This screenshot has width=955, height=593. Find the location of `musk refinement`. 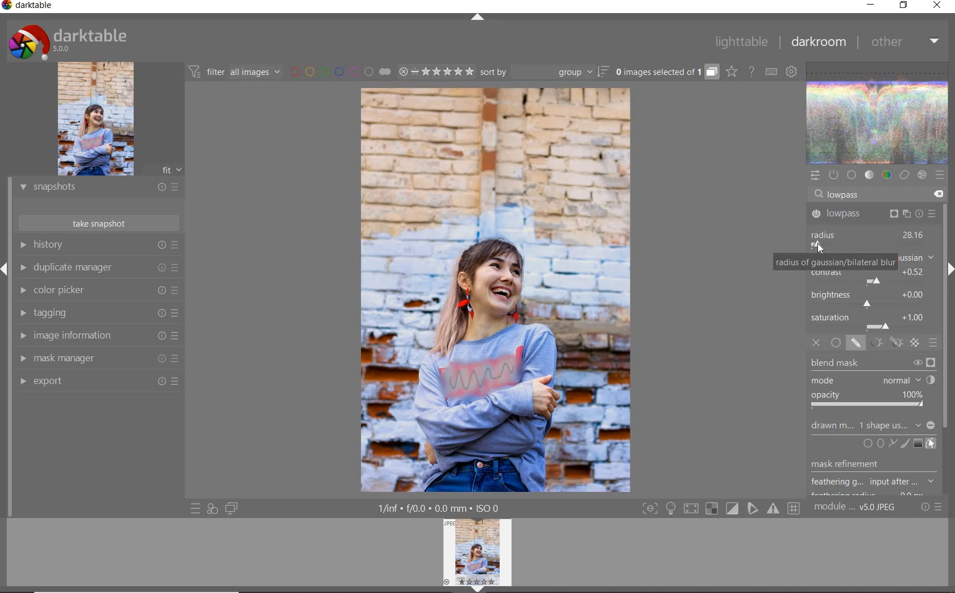

musk refinement is located at coordinates (866, 466).